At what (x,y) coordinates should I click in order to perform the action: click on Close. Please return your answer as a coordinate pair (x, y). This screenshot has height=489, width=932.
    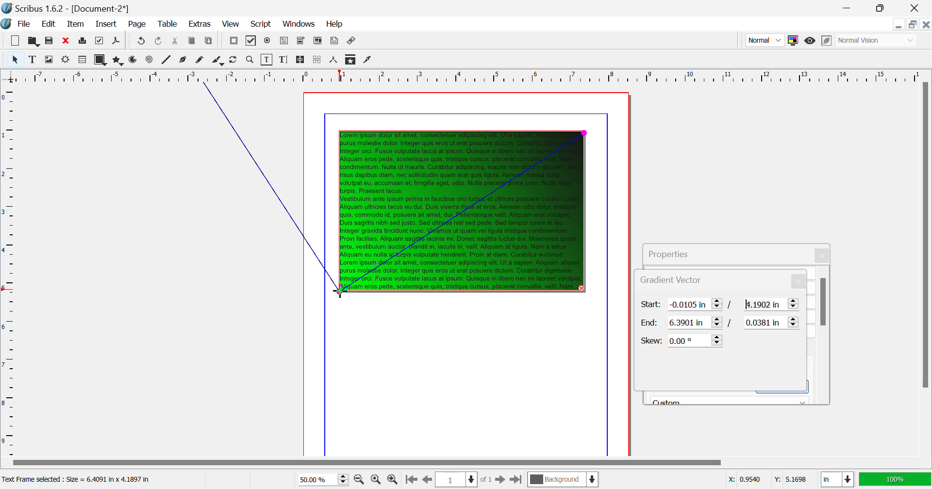
    Looking at the image, I should click on (926, 24).